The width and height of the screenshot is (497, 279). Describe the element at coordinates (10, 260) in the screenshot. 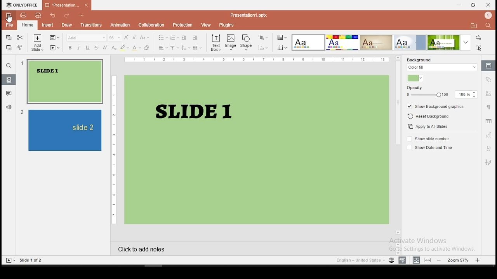

I see `start slide show` at that location.